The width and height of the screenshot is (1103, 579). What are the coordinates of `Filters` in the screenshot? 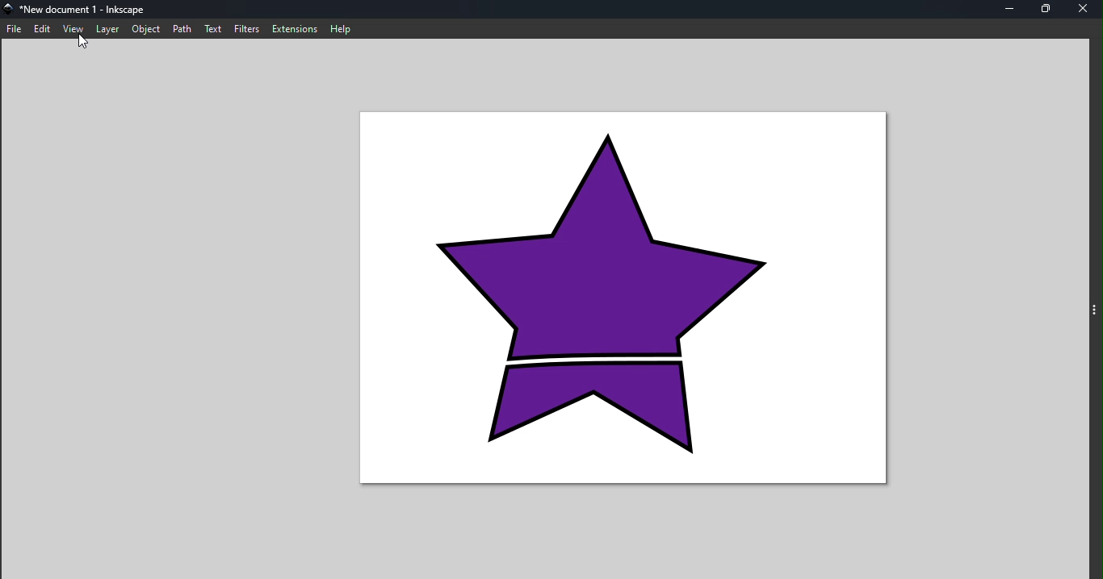 It's located at (246, 27).